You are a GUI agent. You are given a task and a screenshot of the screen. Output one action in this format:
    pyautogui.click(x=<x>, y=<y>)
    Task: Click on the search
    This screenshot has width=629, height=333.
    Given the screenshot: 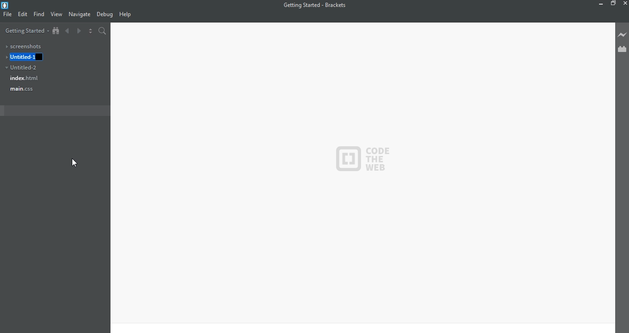 What is the action you would take?
    pyautogui.click(x=102, y=31)
    